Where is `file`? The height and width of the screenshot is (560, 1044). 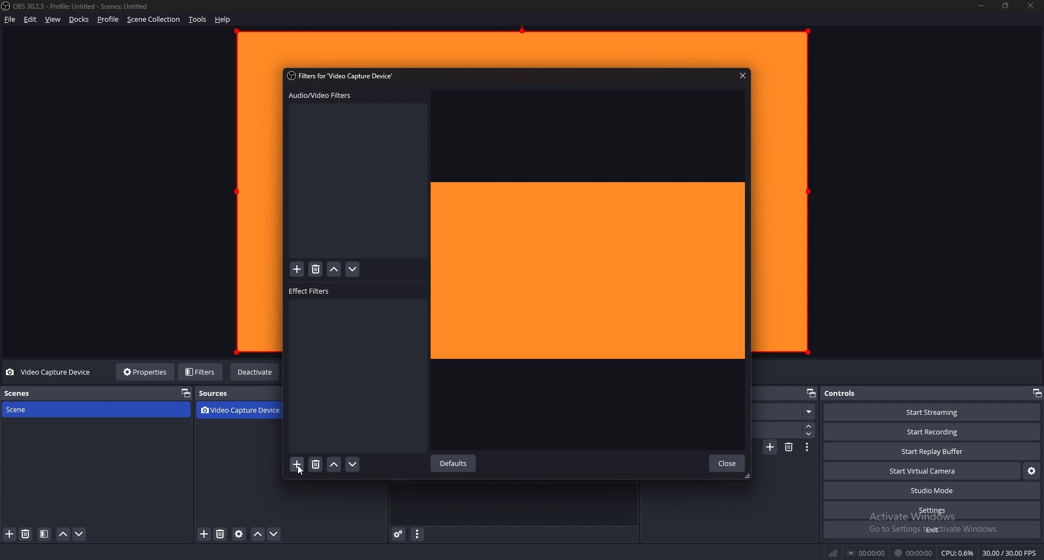
file is located at coordinates (9, 20).